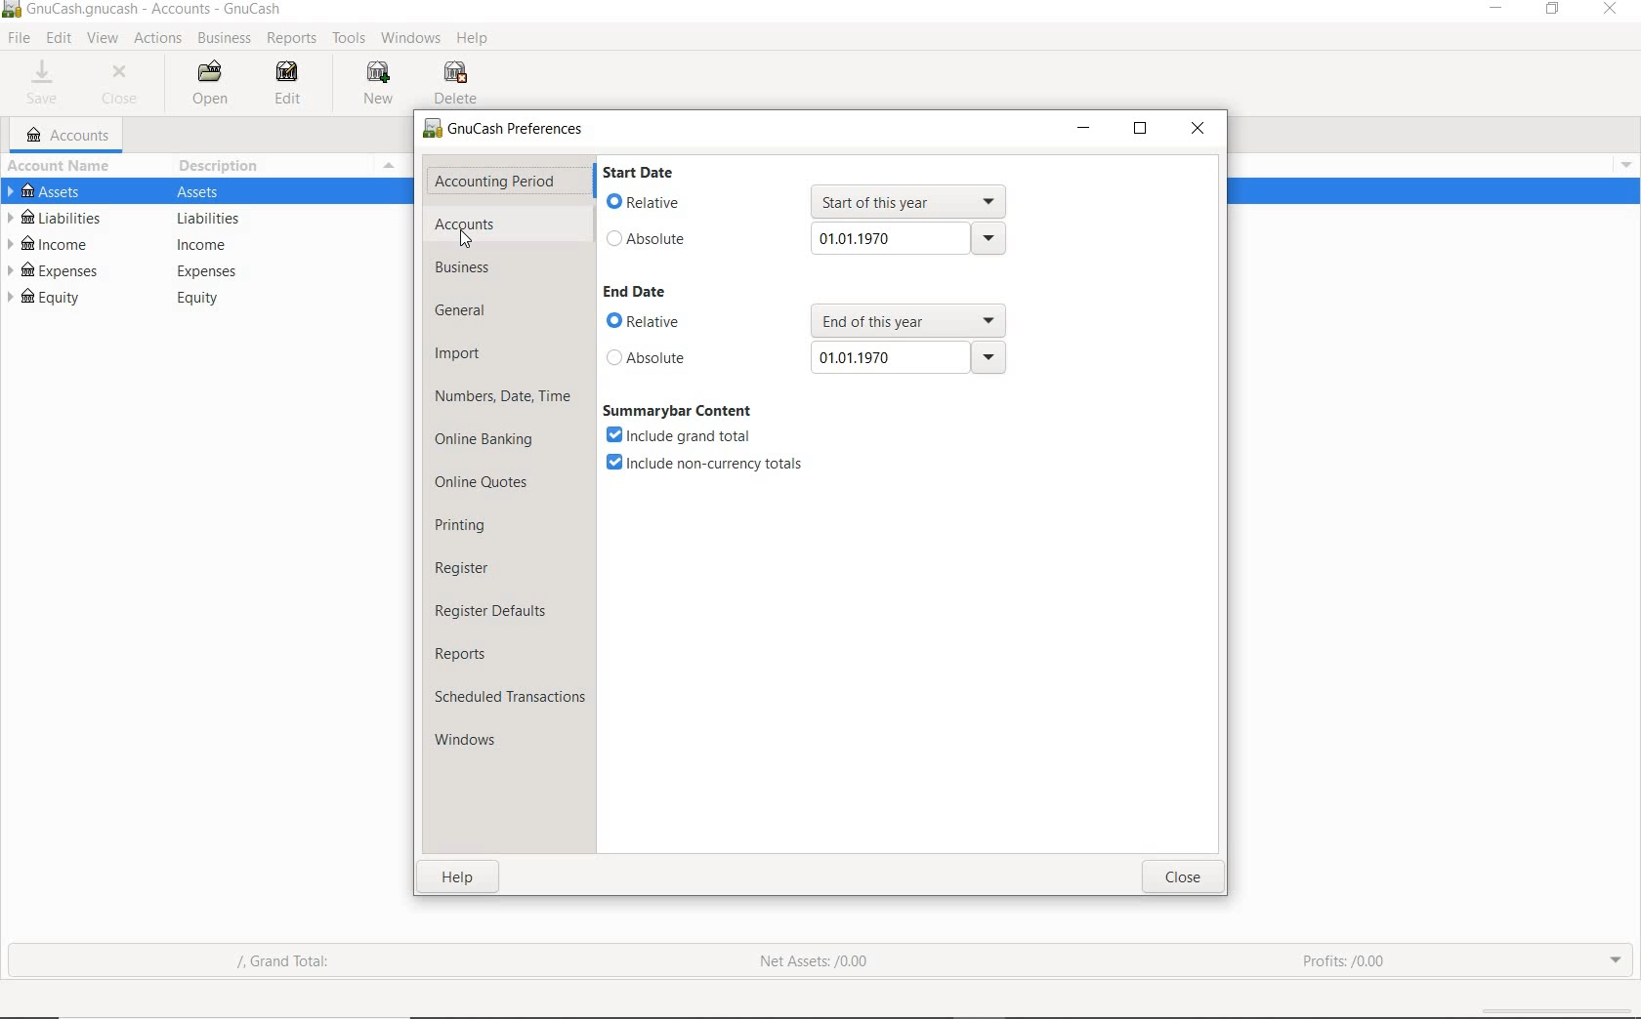 The width and height of the screenshot is (1641, 1019). What do you see at coordinates (211, 244) in the screenshot?
I see `` at bounding box center [211, 244].